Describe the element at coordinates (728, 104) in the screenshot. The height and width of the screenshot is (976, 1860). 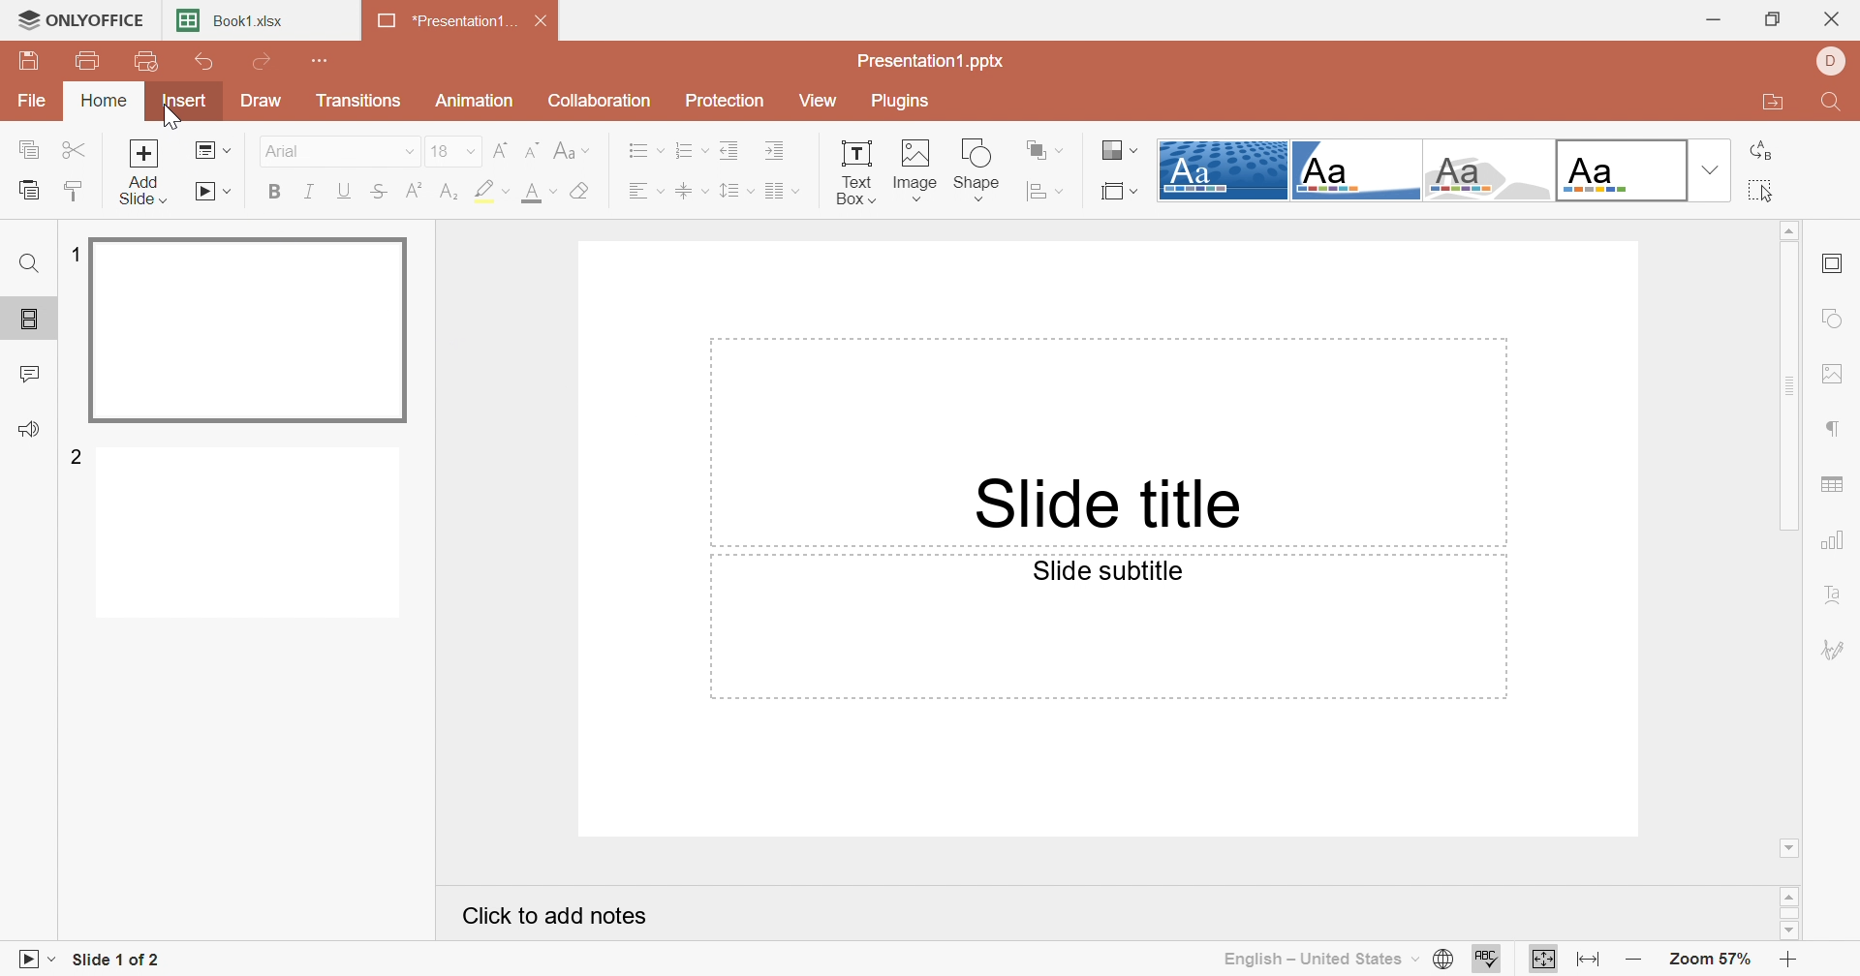
I see `Protection` at that location.